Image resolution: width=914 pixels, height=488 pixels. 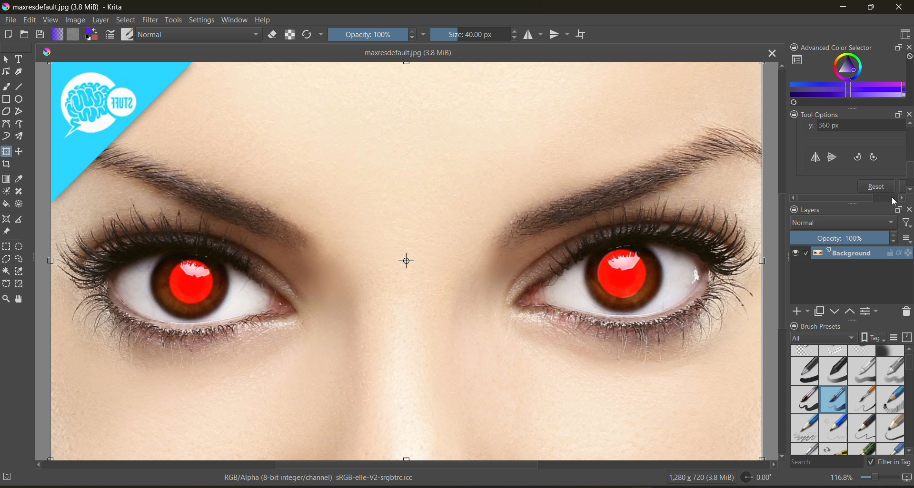 I want to click on storage resources, so click(x=906, y=337).